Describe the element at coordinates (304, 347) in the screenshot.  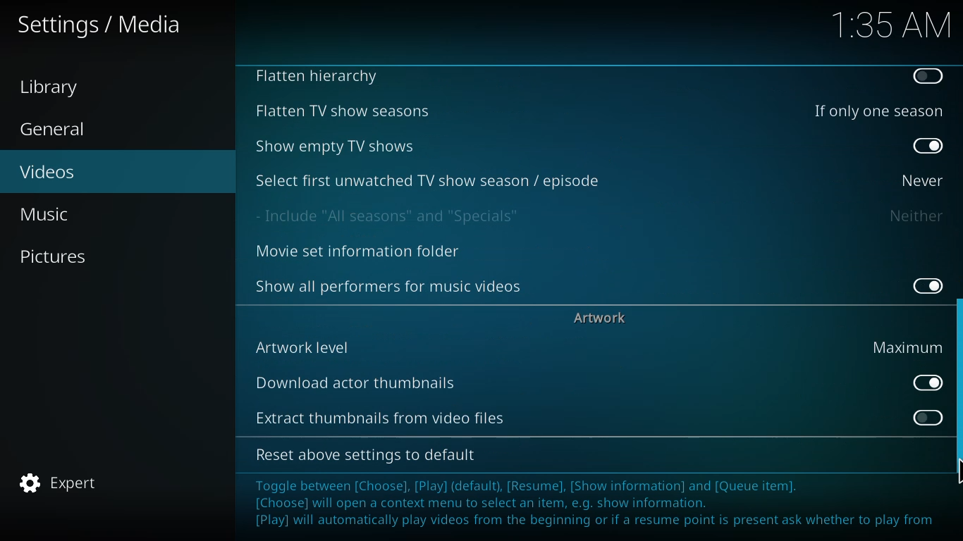
I see `artwork level` at that location.